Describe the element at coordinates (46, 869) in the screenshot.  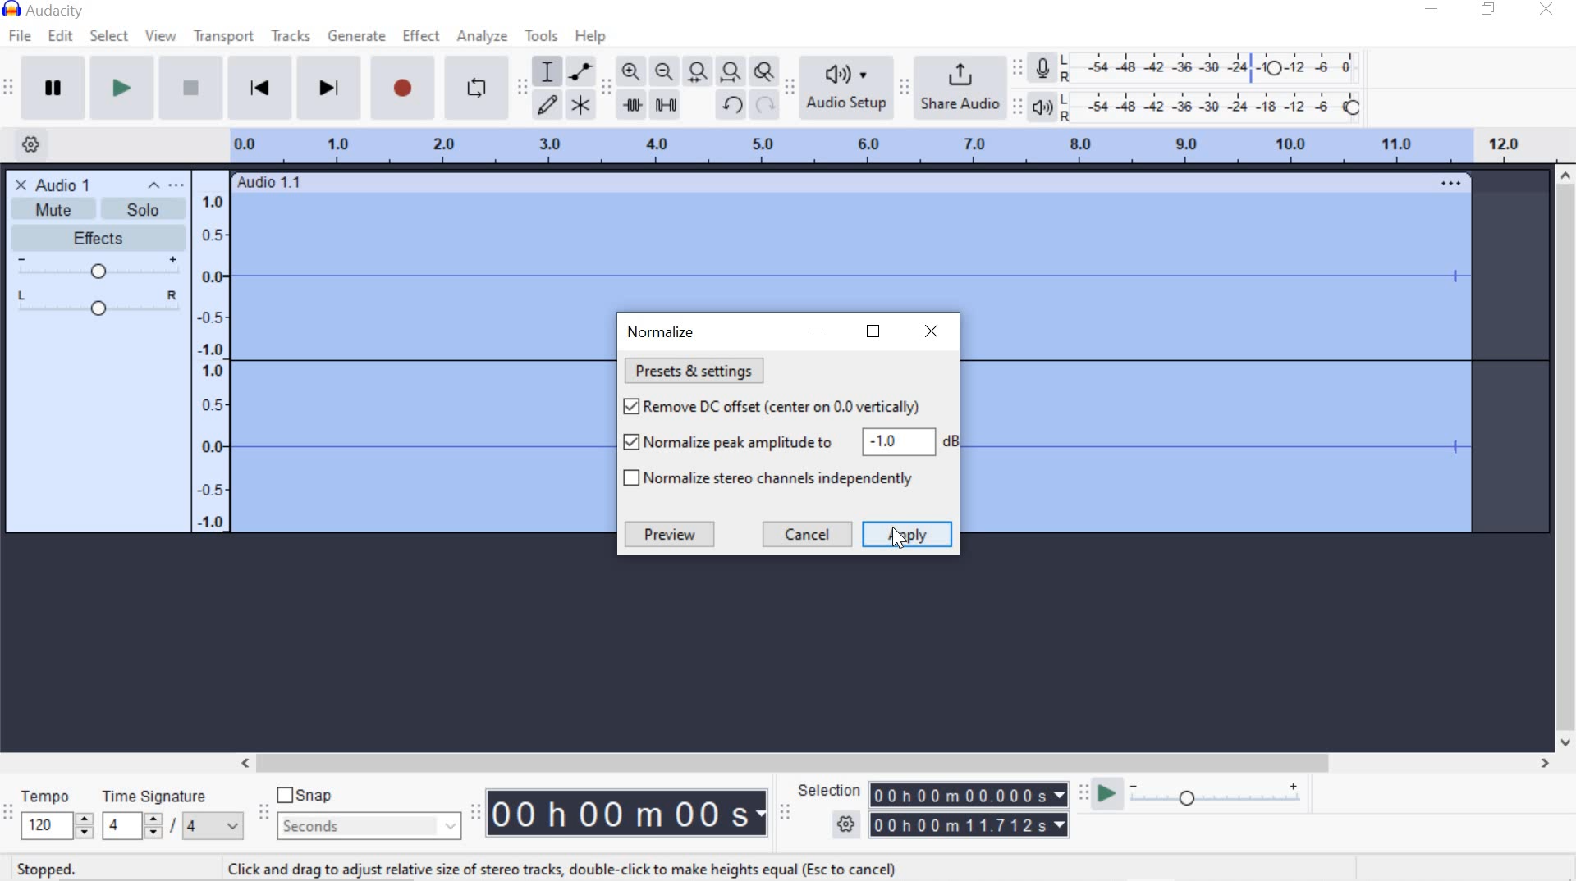
I see `STOPPED` at that location.